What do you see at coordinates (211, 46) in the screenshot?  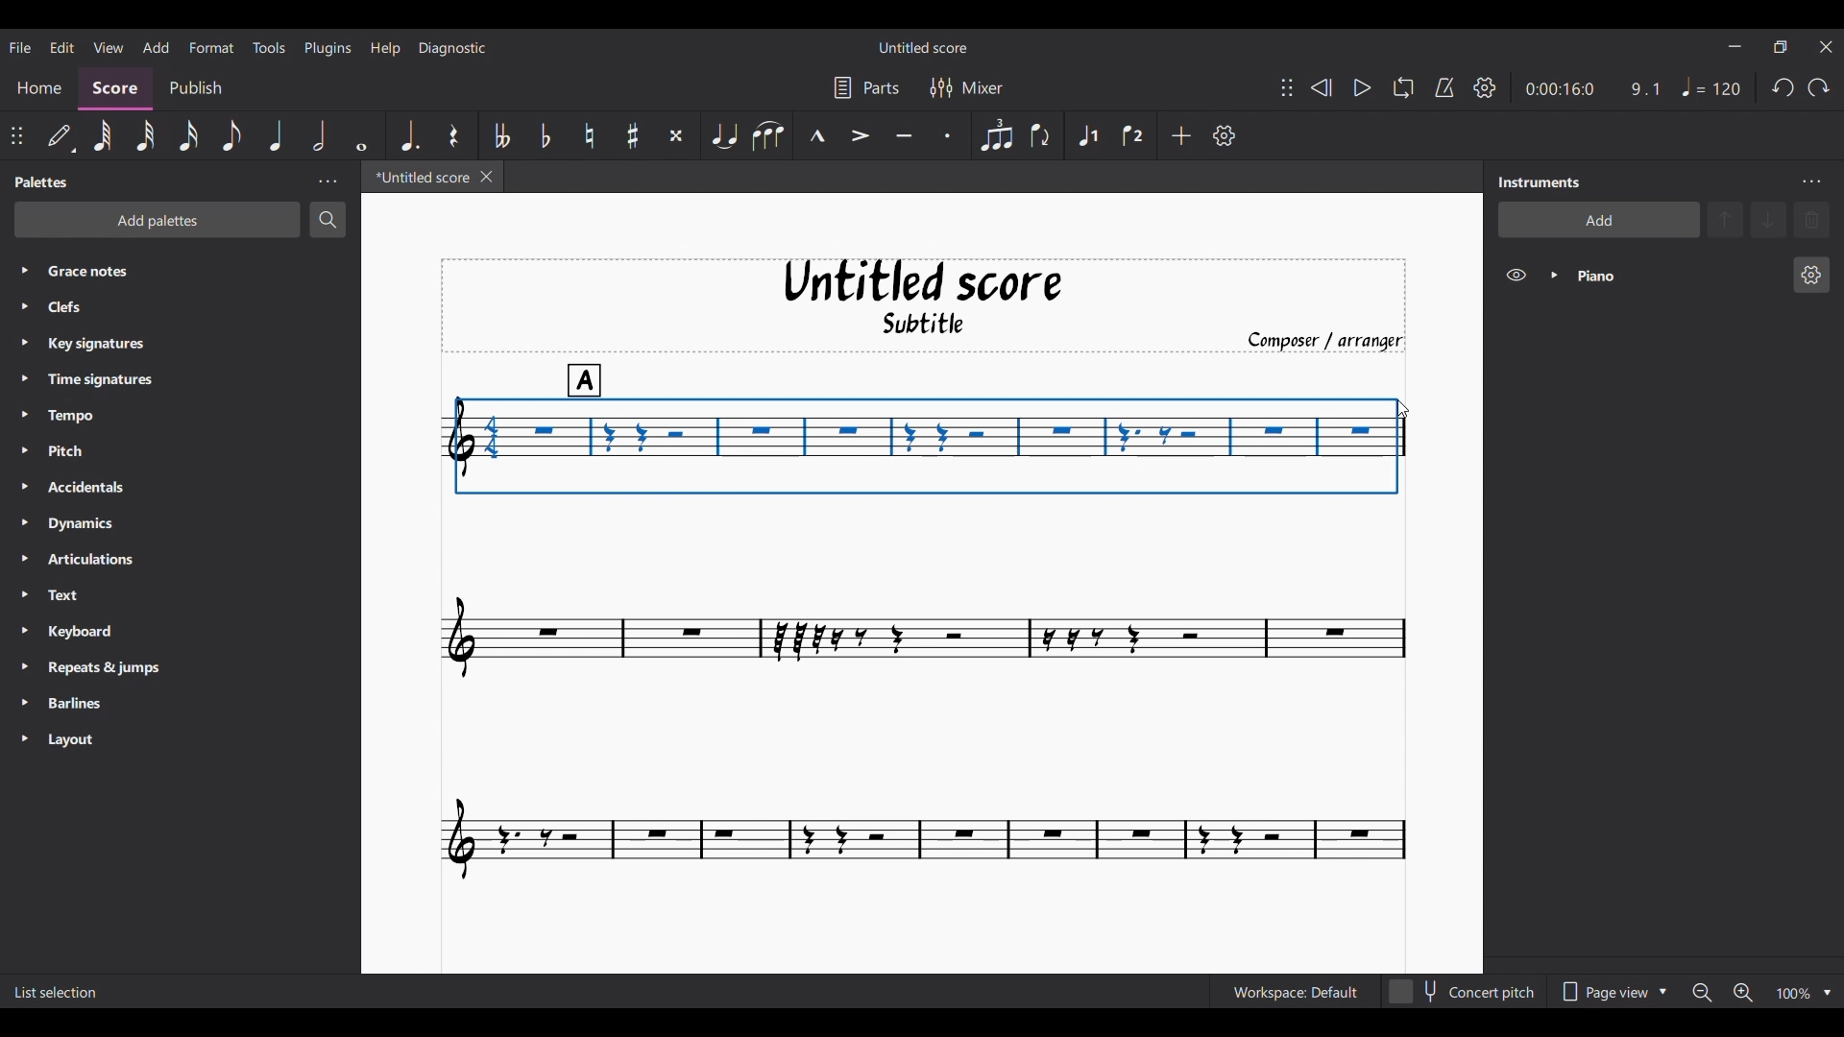 I see `Format menu` at bounding box center [211, 46].